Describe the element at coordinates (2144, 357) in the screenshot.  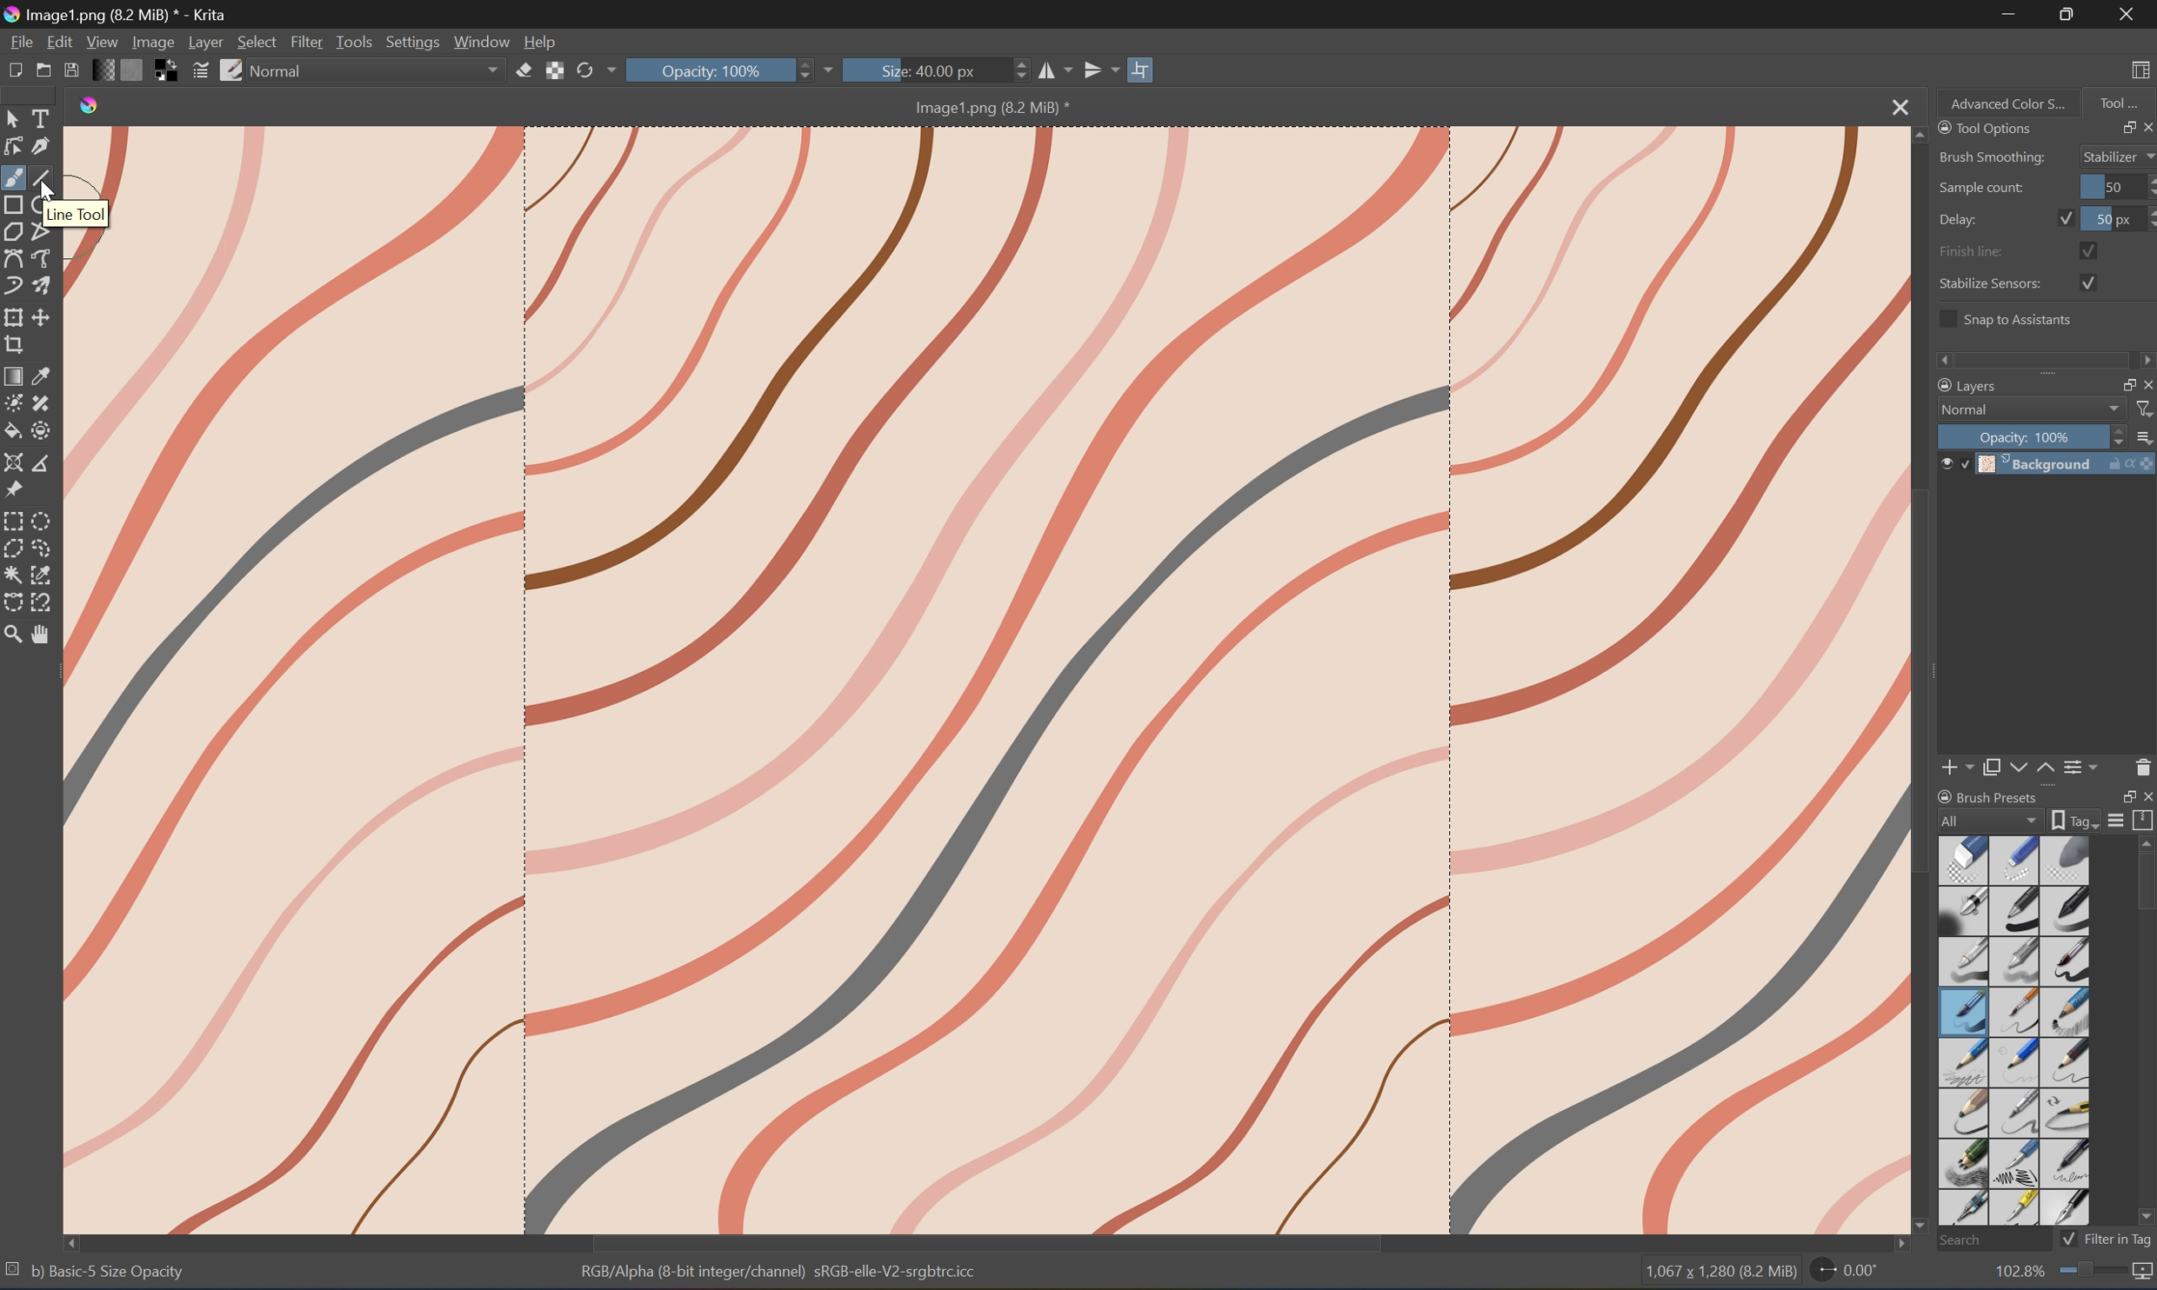
I see `Scroll Right` at that location.